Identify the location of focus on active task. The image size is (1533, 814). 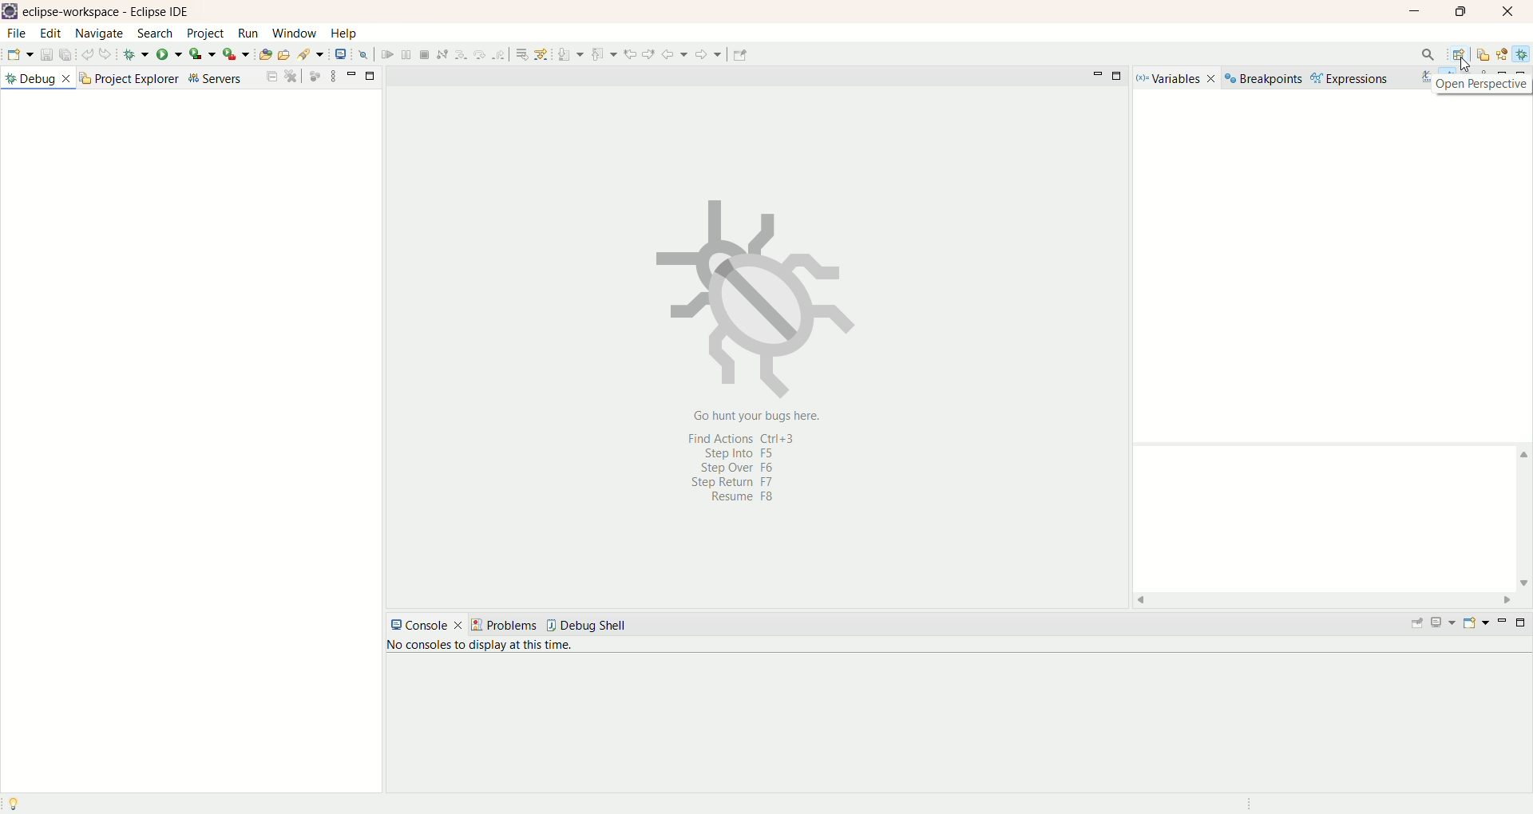
(315, 75).